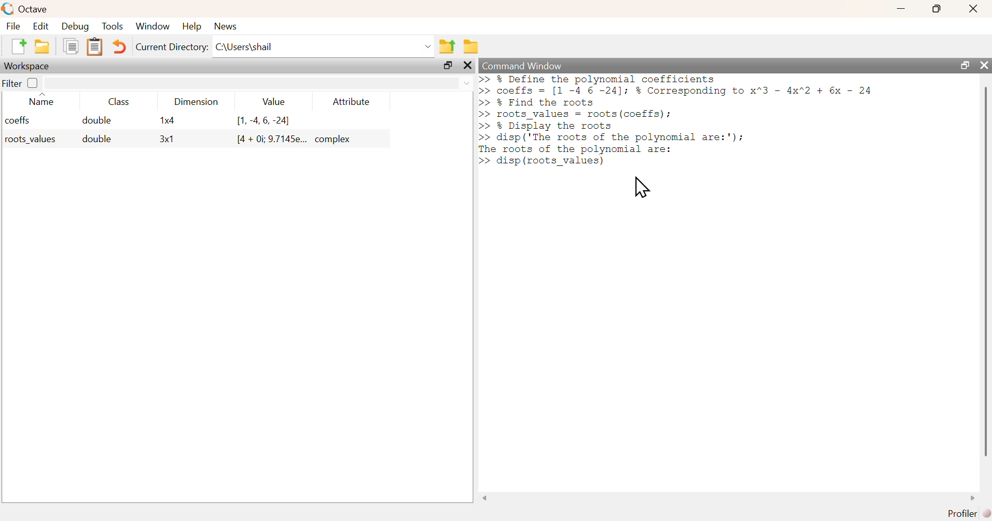  What do you see at coordinates (973, 9) in the screenshot?
I see `close` at bounding box center [973, 9].